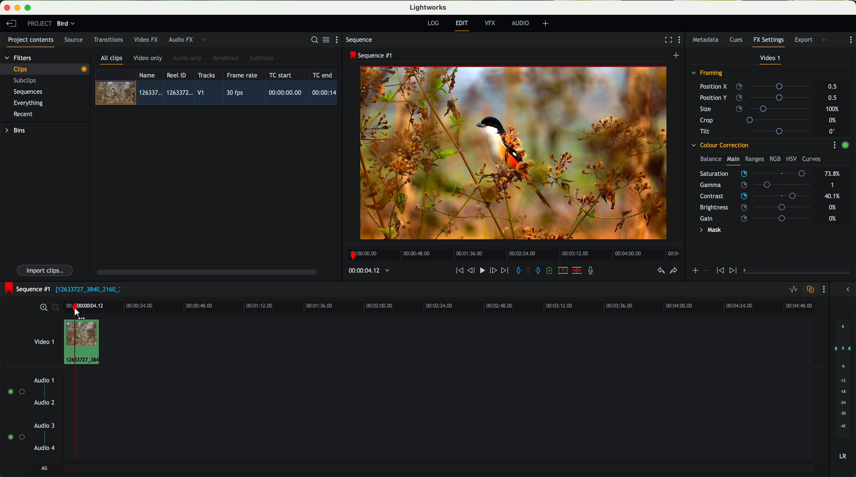 The image size is (856, 477). I want to click on edit, so click(463, 25).